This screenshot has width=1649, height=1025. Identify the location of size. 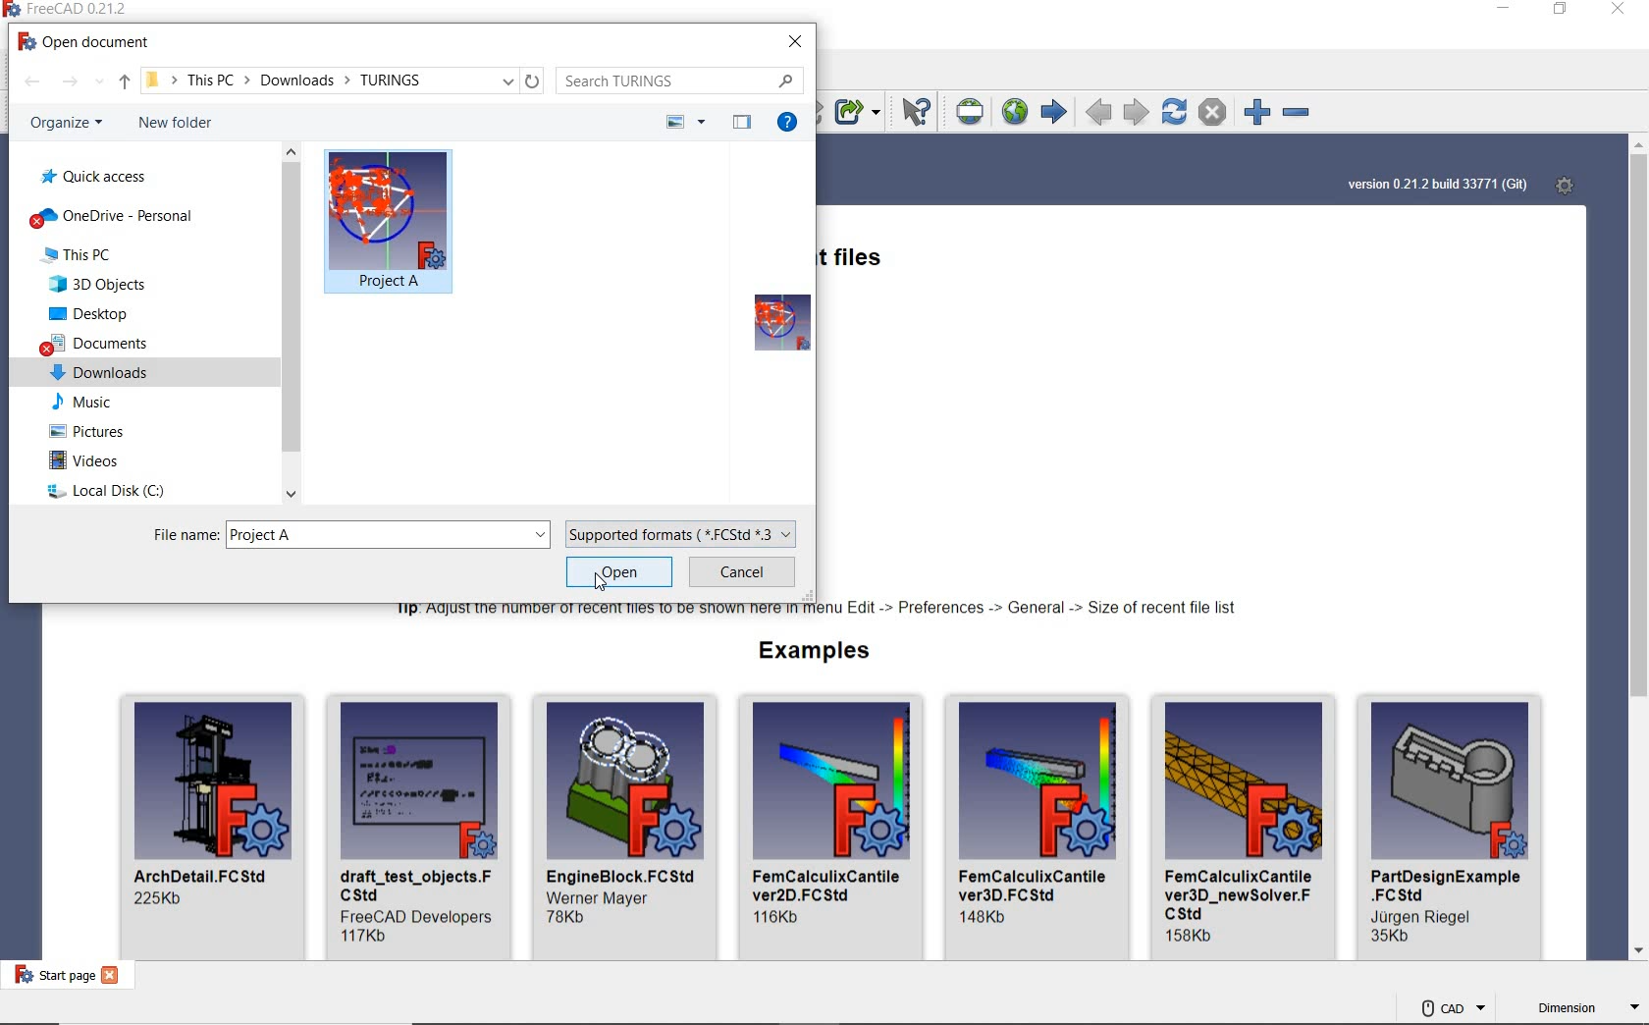
(1193, 937).